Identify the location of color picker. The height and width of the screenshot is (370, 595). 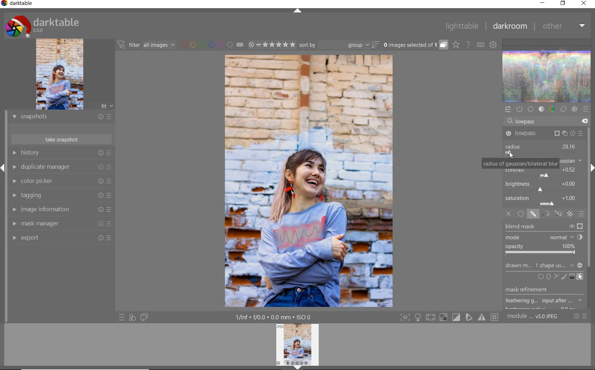
(60, 182).